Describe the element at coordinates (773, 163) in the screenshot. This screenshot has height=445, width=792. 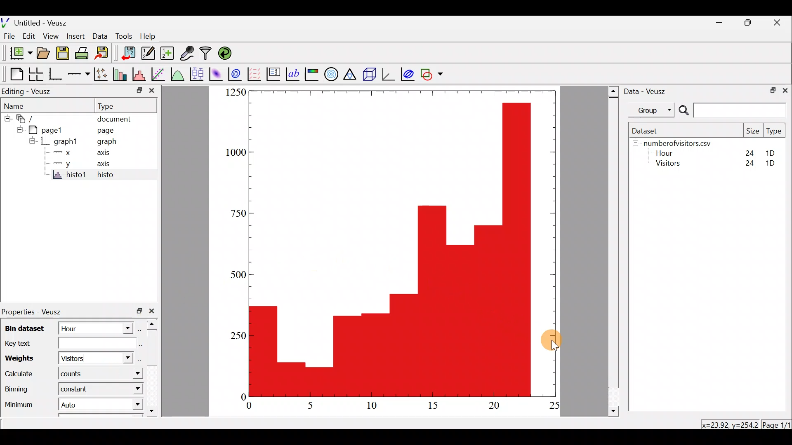
I see `1D` at that location.